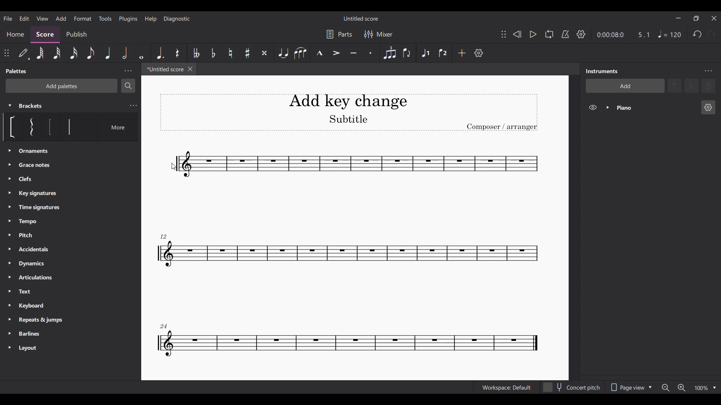 The image size is (721, 405). I want to click on Toggle double-sharp, so click(264, 53).